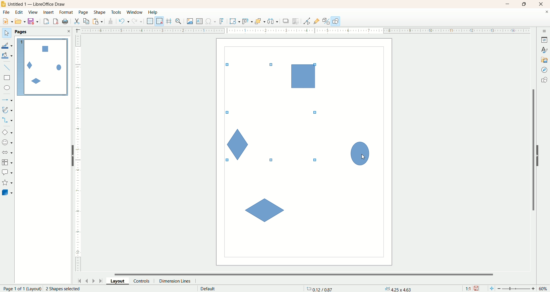  Describe the element at coordinates (235, 21) in the screenshot. I see `transformation` at that location.